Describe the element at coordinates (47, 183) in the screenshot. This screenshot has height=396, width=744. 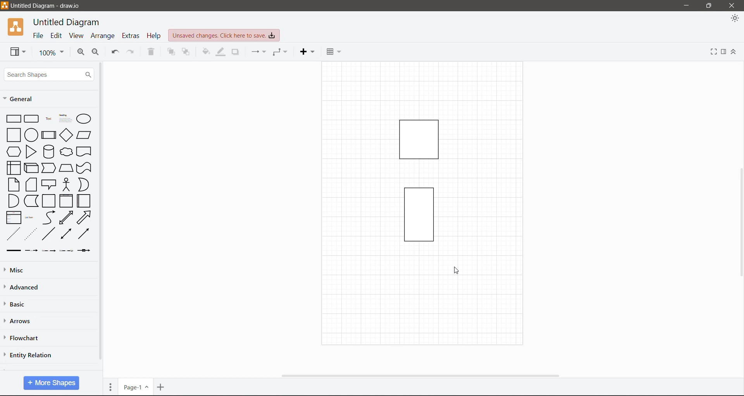
I see `Shapes available in General` at that location.